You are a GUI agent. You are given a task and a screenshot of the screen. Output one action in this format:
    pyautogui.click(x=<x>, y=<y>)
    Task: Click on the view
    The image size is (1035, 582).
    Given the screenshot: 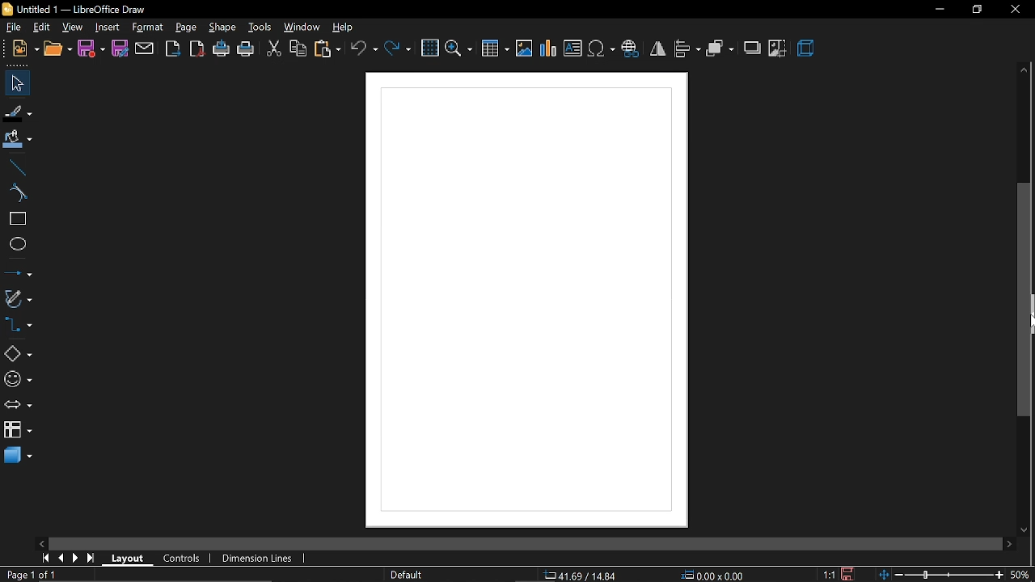 What is the action you would take?
    pyautogui.click(x=71, y=27)
    